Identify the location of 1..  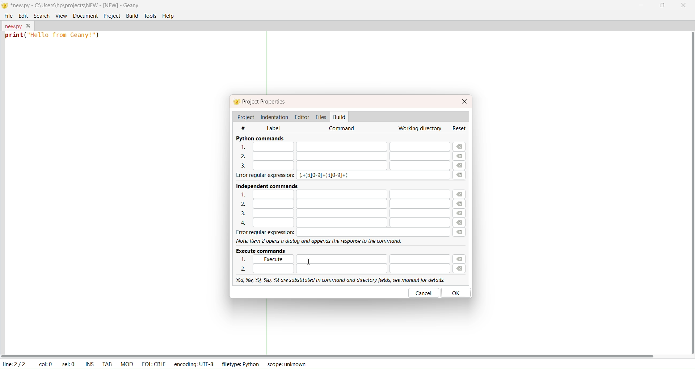
(342, 147).